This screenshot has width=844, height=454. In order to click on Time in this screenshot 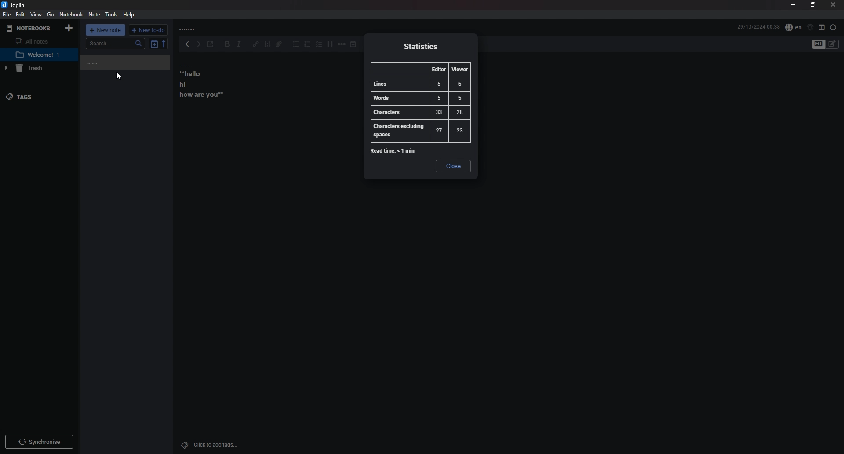, I will do `click(757, 26)`.